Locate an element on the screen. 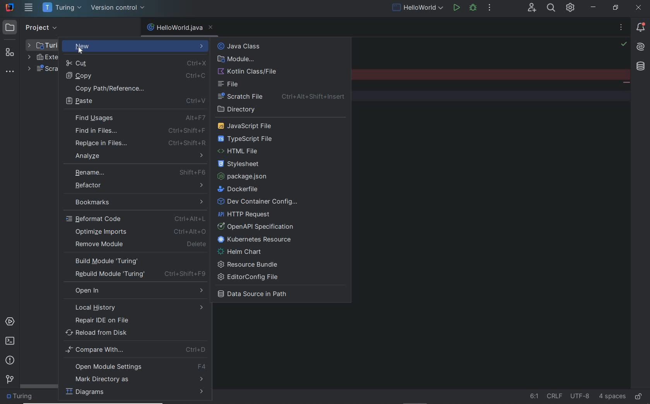 This screenshot has height=404, width=650. resource bundle is located at coordinates (250, 264).